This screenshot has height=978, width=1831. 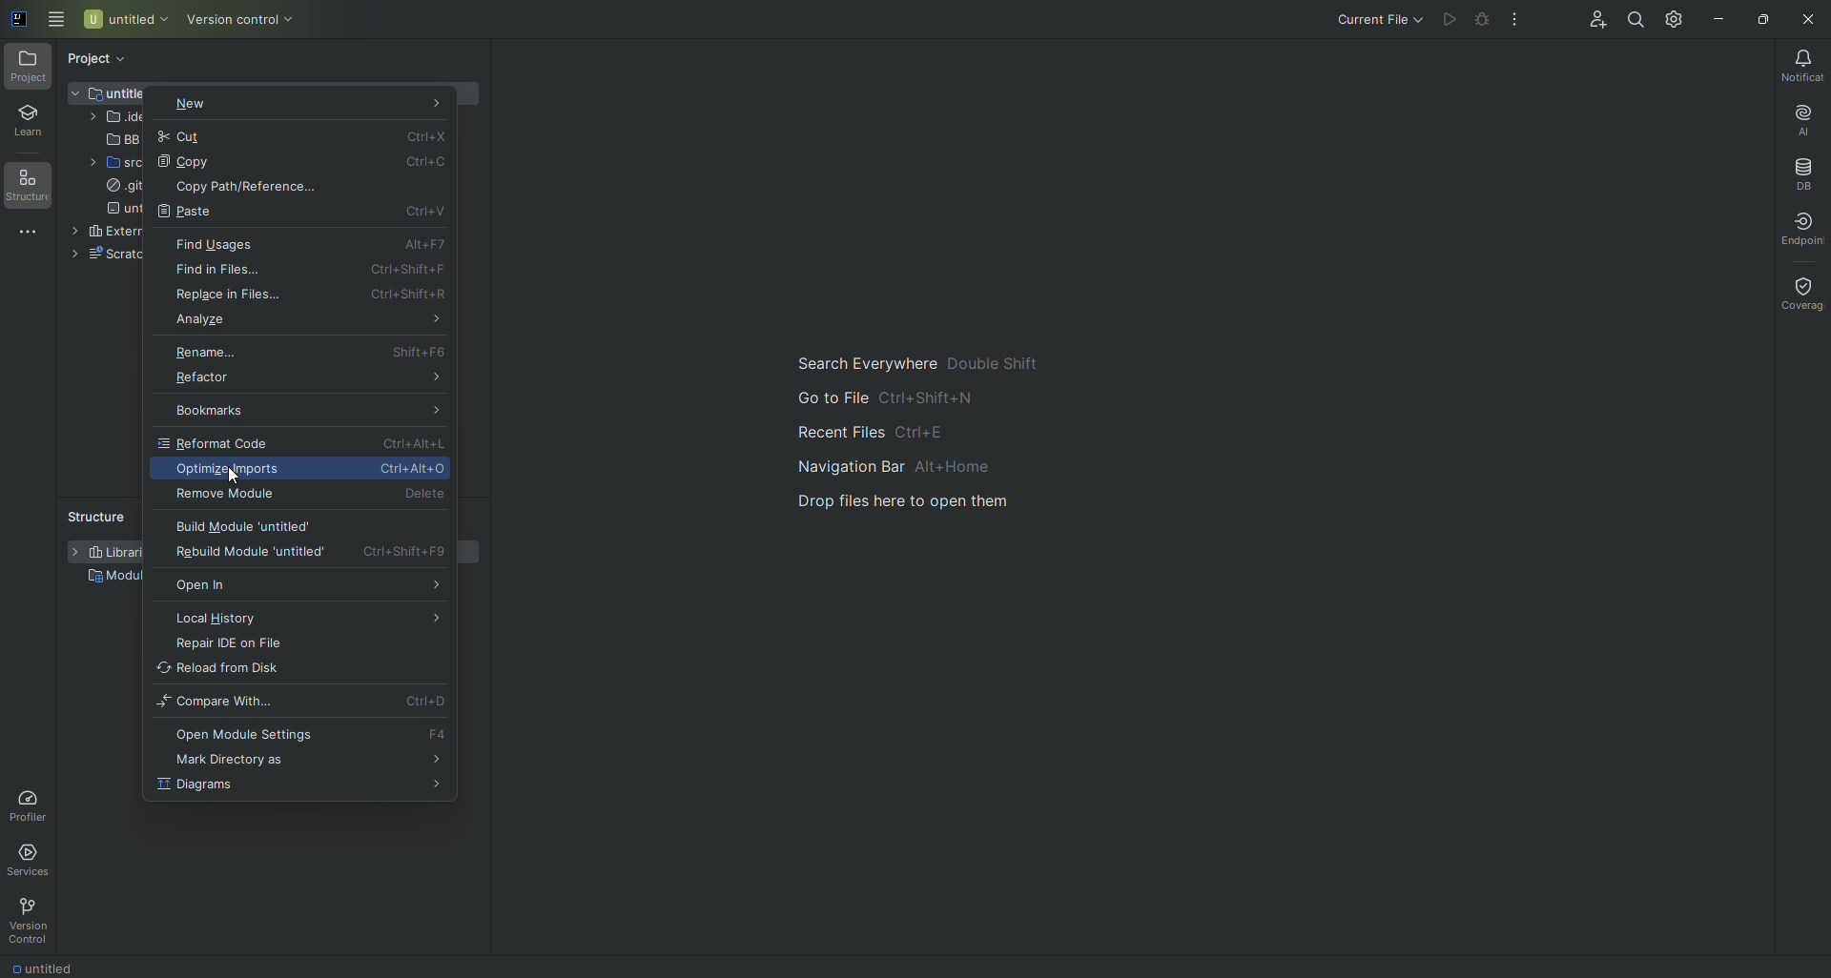 I want to click on Analyze, so click(x=315, y=324).